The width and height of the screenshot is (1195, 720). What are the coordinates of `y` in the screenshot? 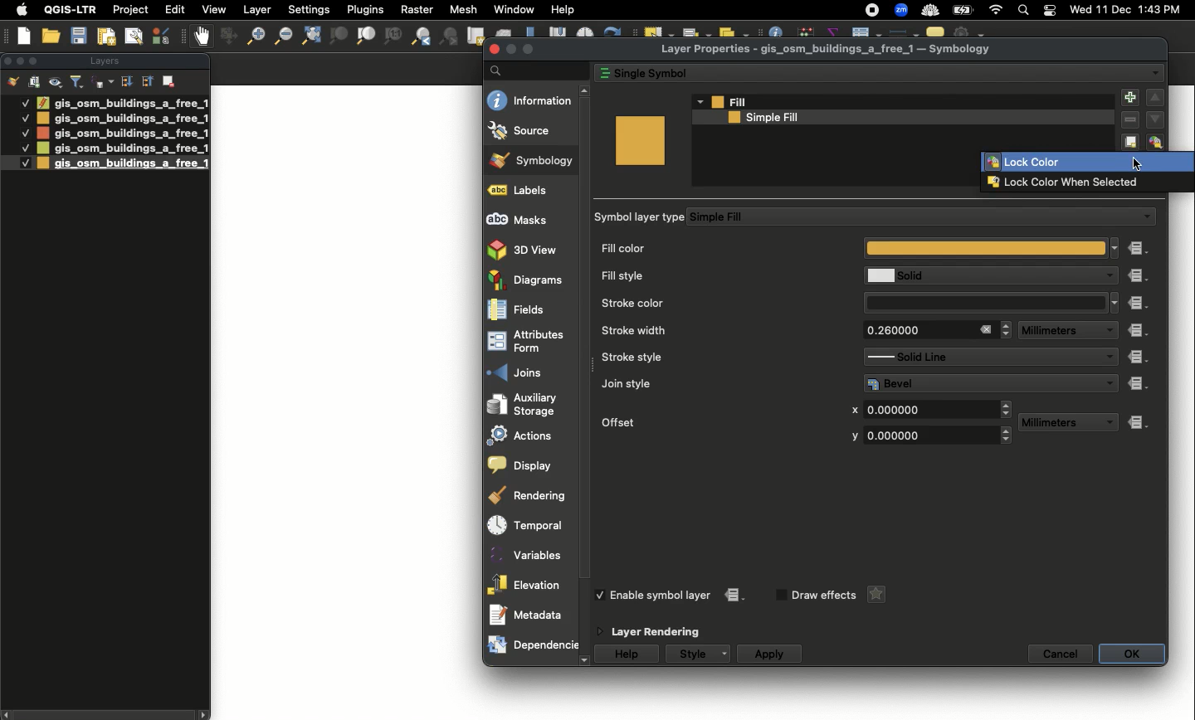 It's located at (852, 436).